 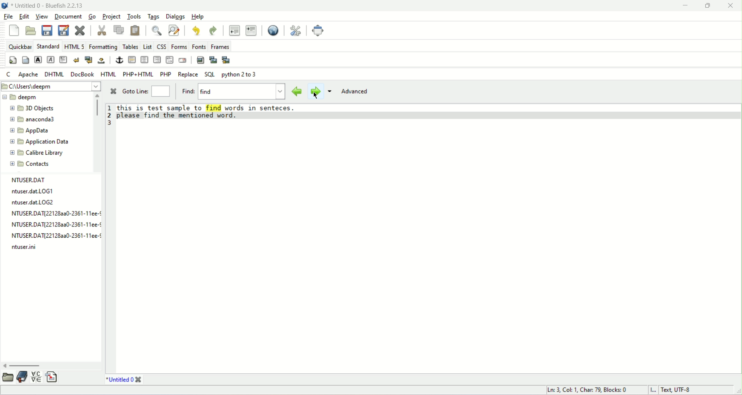 What do you see at coordinates (587, 390) in the screenshot?
I see `ln, col, char, blocks` at bounding box center [587, 390].